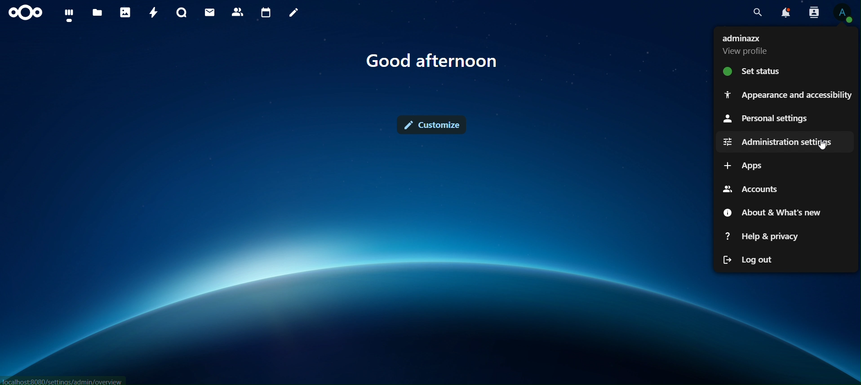 The width and height of the screenshot is (861, 385). Describe the element at coordinates (155, 13) in the screenshot. I see `activity` at that location.